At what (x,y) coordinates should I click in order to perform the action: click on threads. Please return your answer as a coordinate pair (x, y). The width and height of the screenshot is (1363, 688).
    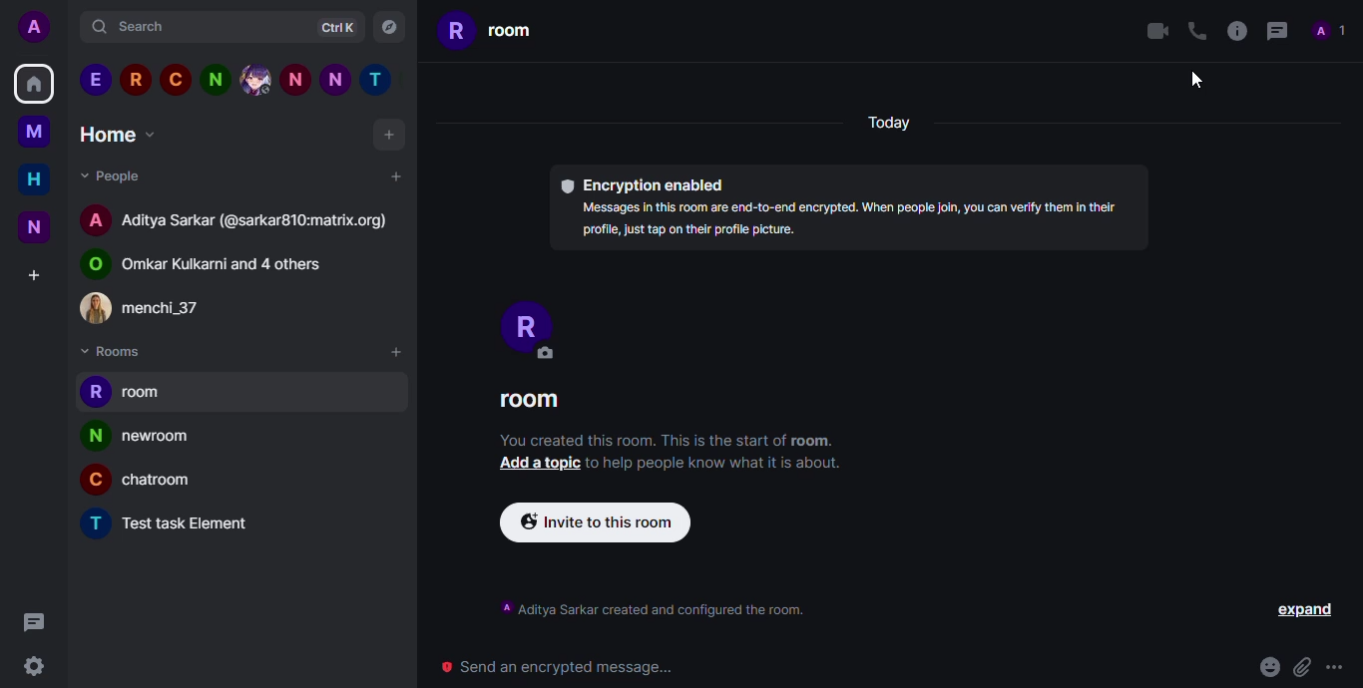
    Looking at the image, I should click on (1278, 32).